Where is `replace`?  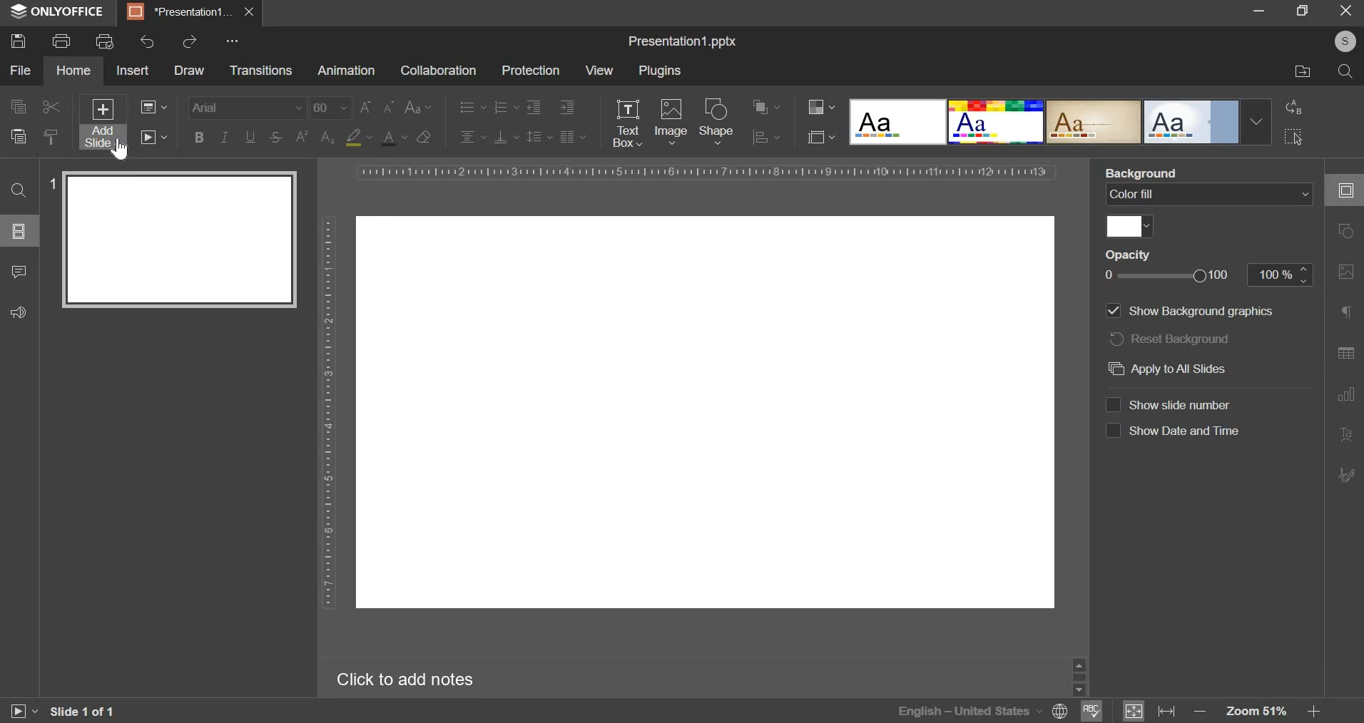 replace is located at coordinates (1291, 107).